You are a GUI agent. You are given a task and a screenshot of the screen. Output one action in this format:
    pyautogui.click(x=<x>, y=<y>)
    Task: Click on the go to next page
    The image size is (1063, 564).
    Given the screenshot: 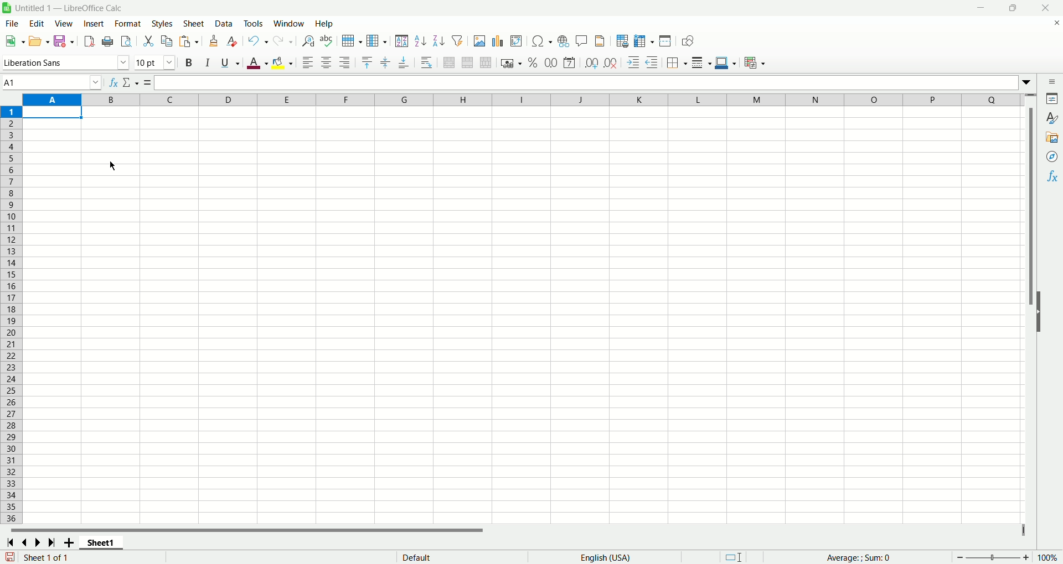 What is the action you would take?
    pyautogui.click(x=38, y=543)
    